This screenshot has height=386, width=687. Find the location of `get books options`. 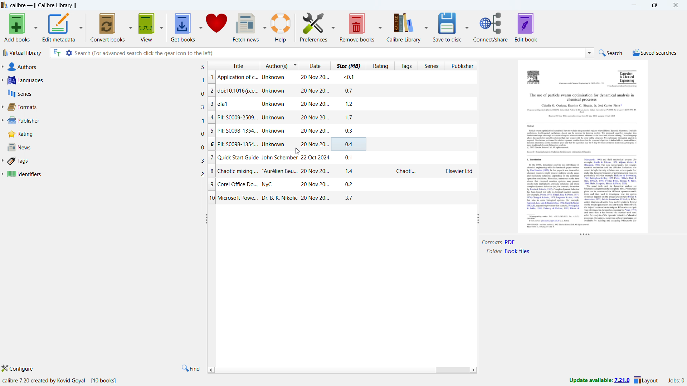

get books options is located at coordinates (200, 26).